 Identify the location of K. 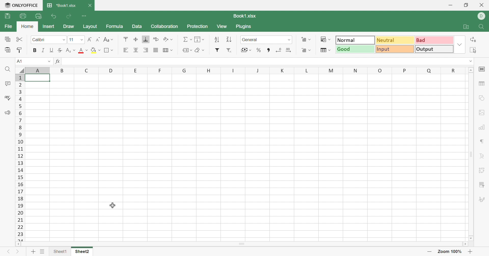
(280, 70).